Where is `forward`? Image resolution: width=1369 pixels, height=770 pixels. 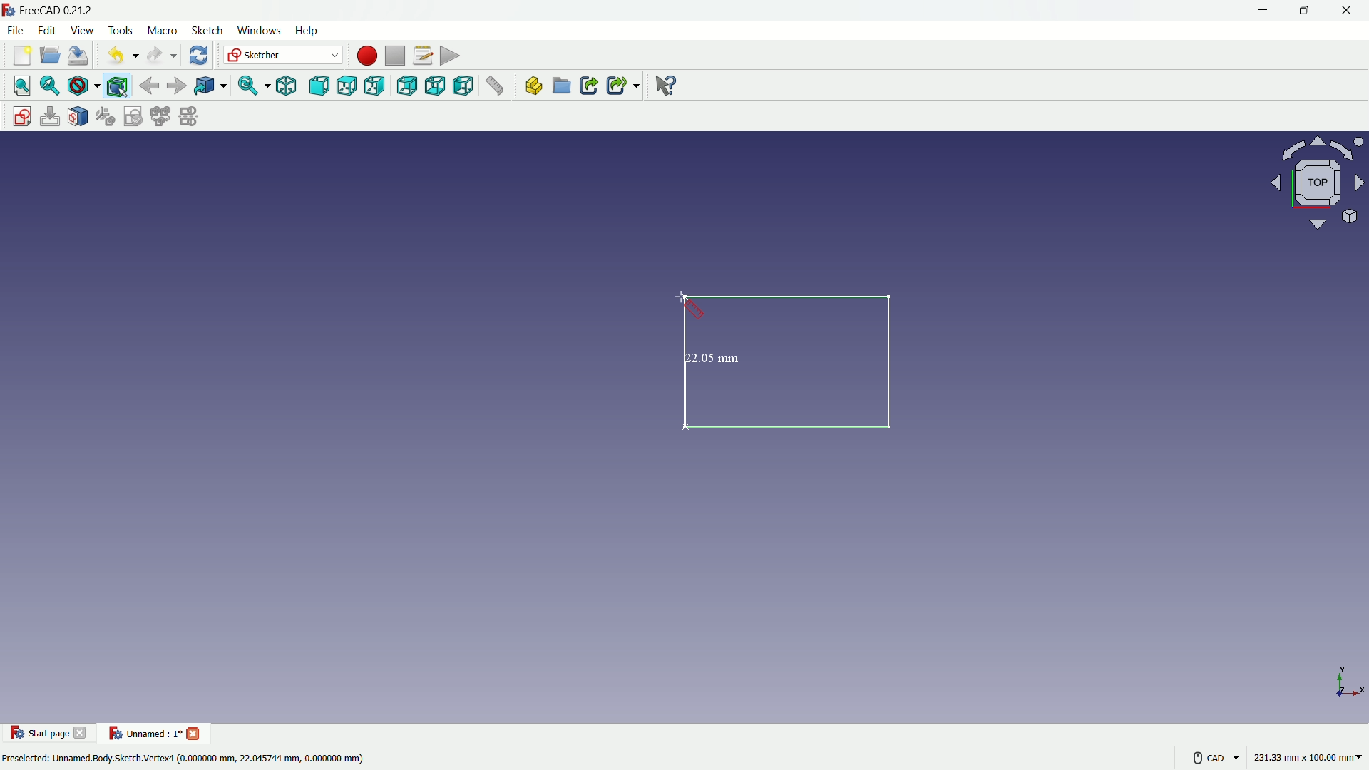
forward is located at coordinates (176, 86).